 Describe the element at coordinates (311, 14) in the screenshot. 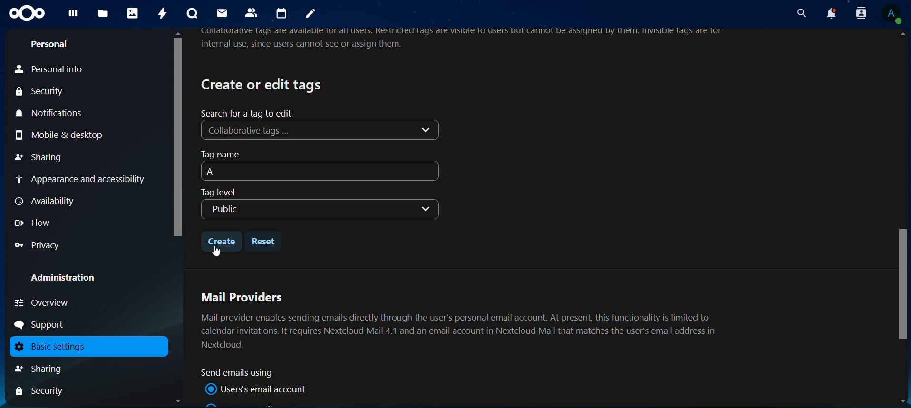

I see `notes` at that location.